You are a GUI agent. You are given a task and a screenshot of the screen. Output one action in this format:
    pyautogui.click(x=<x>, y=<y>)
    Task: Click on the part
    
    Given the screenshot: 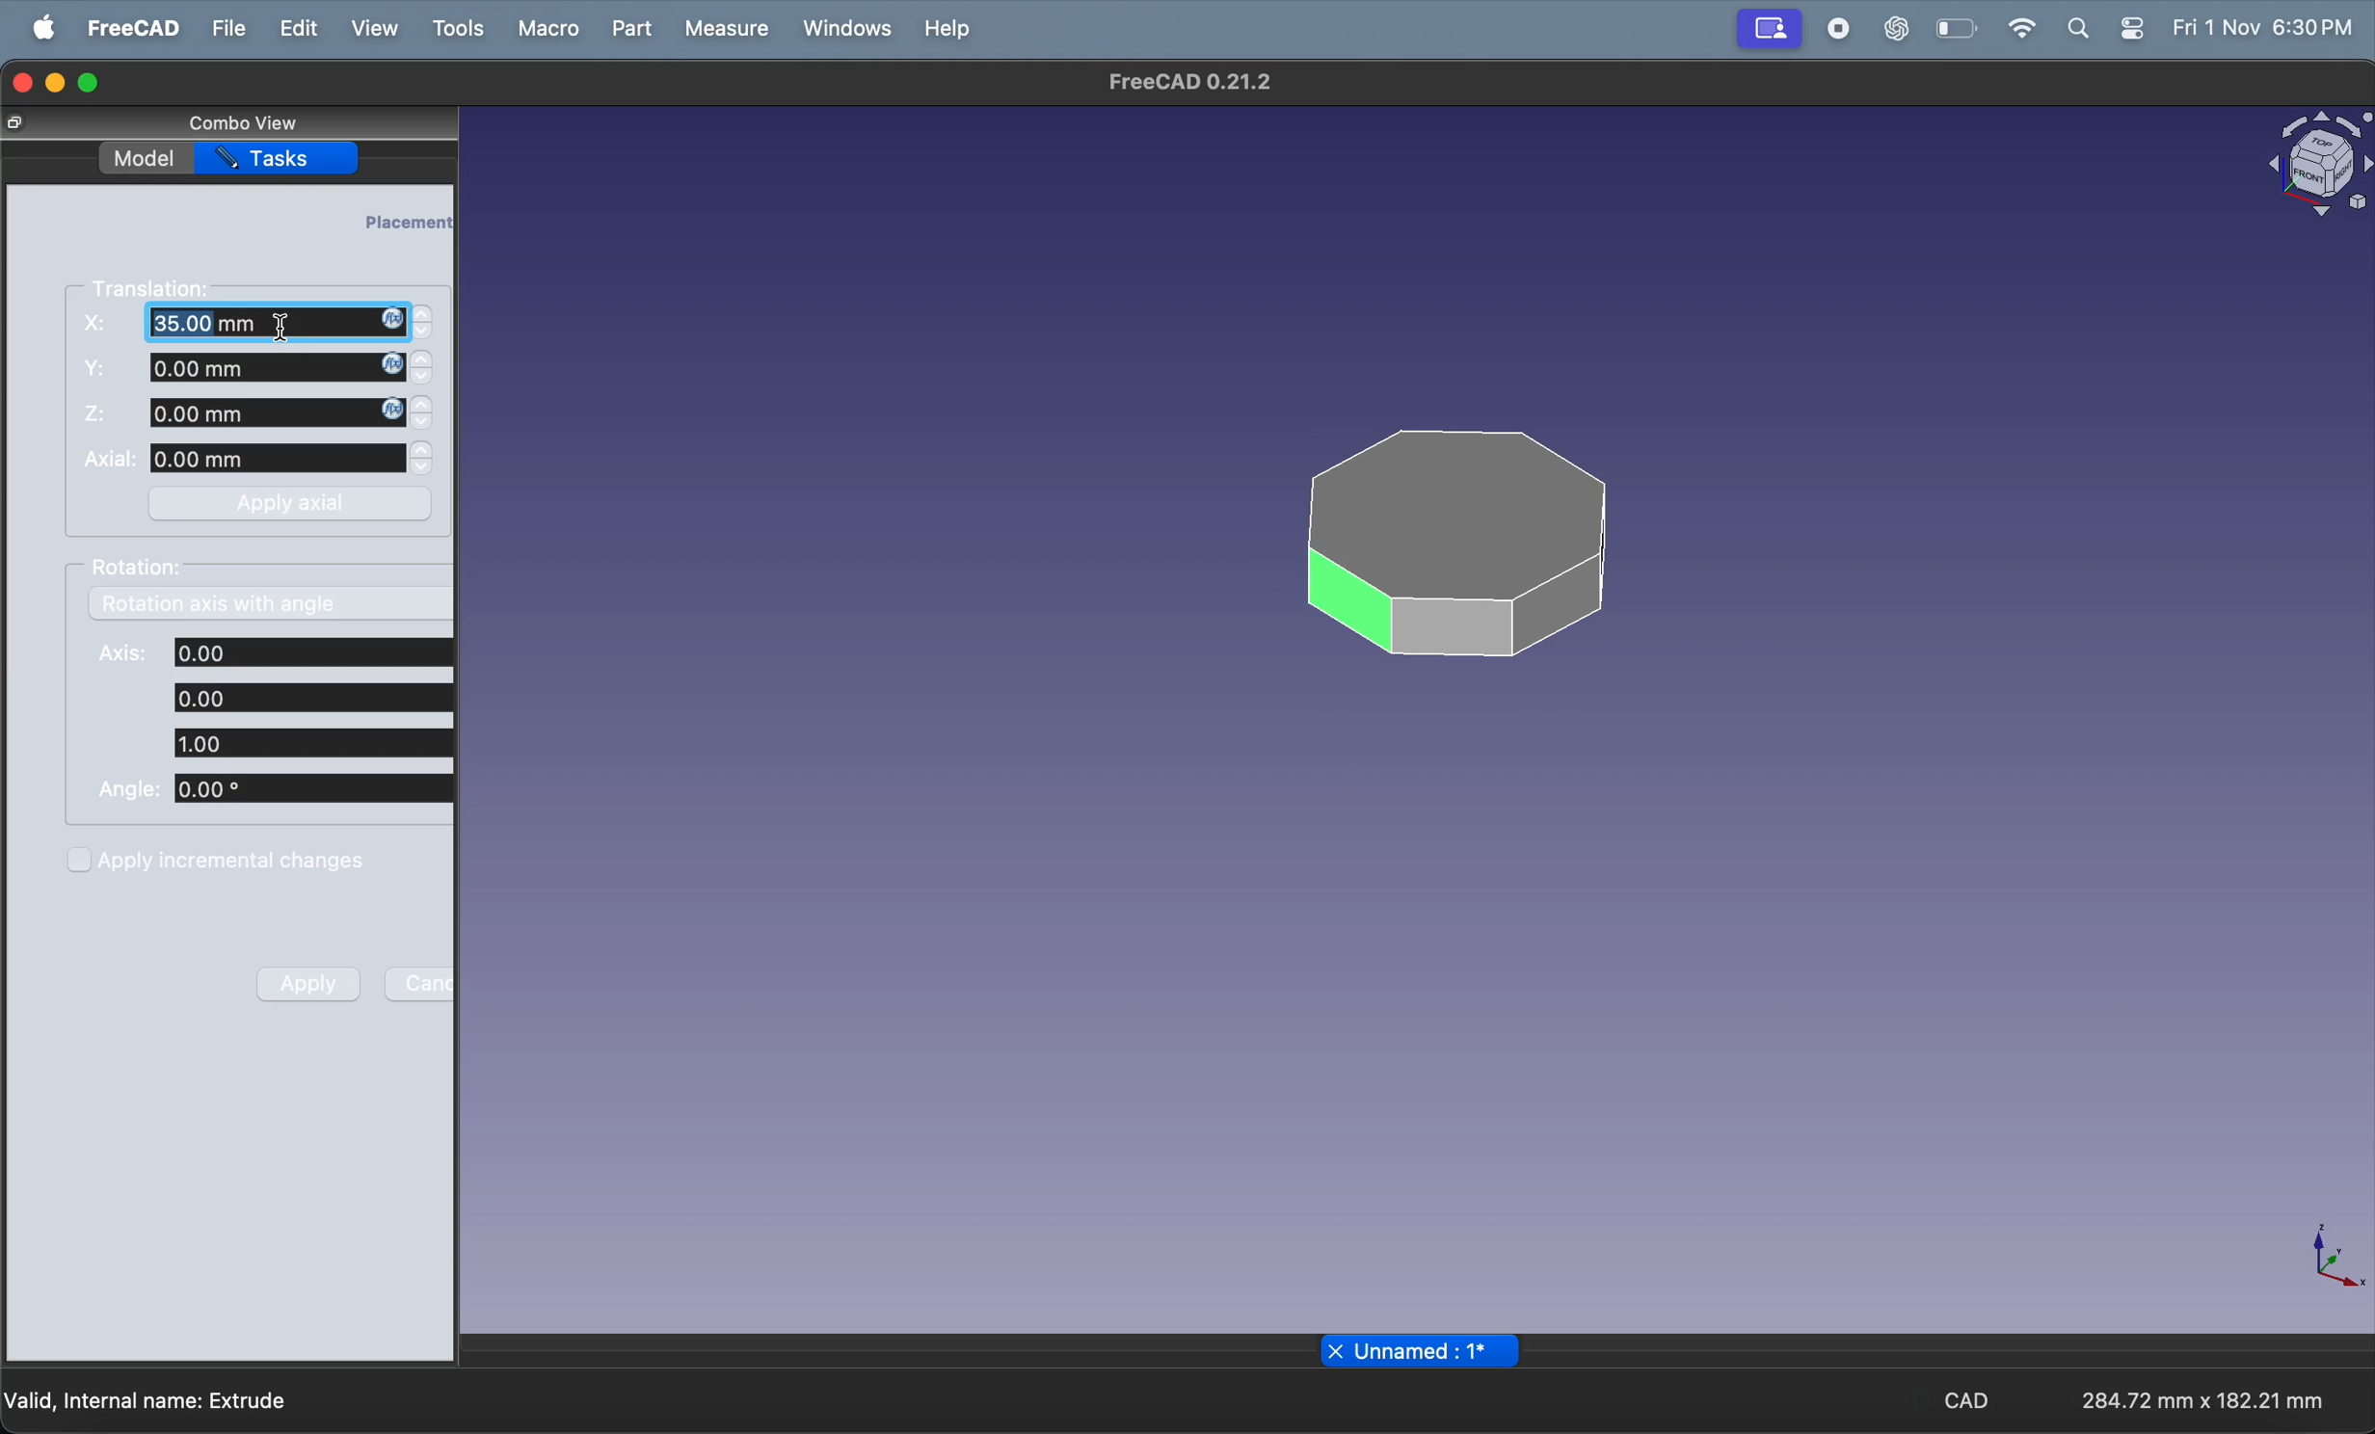 What is the action you would take?
    pyautogui.click(x=631, y=28)
    